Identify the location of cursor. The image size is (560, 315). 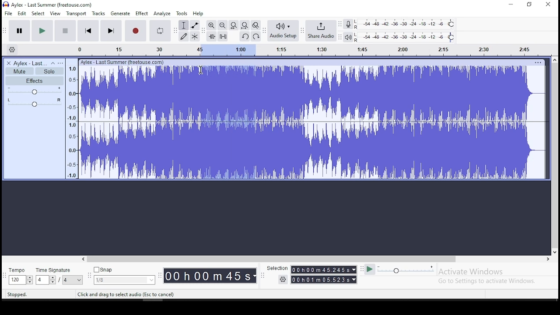
(201, 72).